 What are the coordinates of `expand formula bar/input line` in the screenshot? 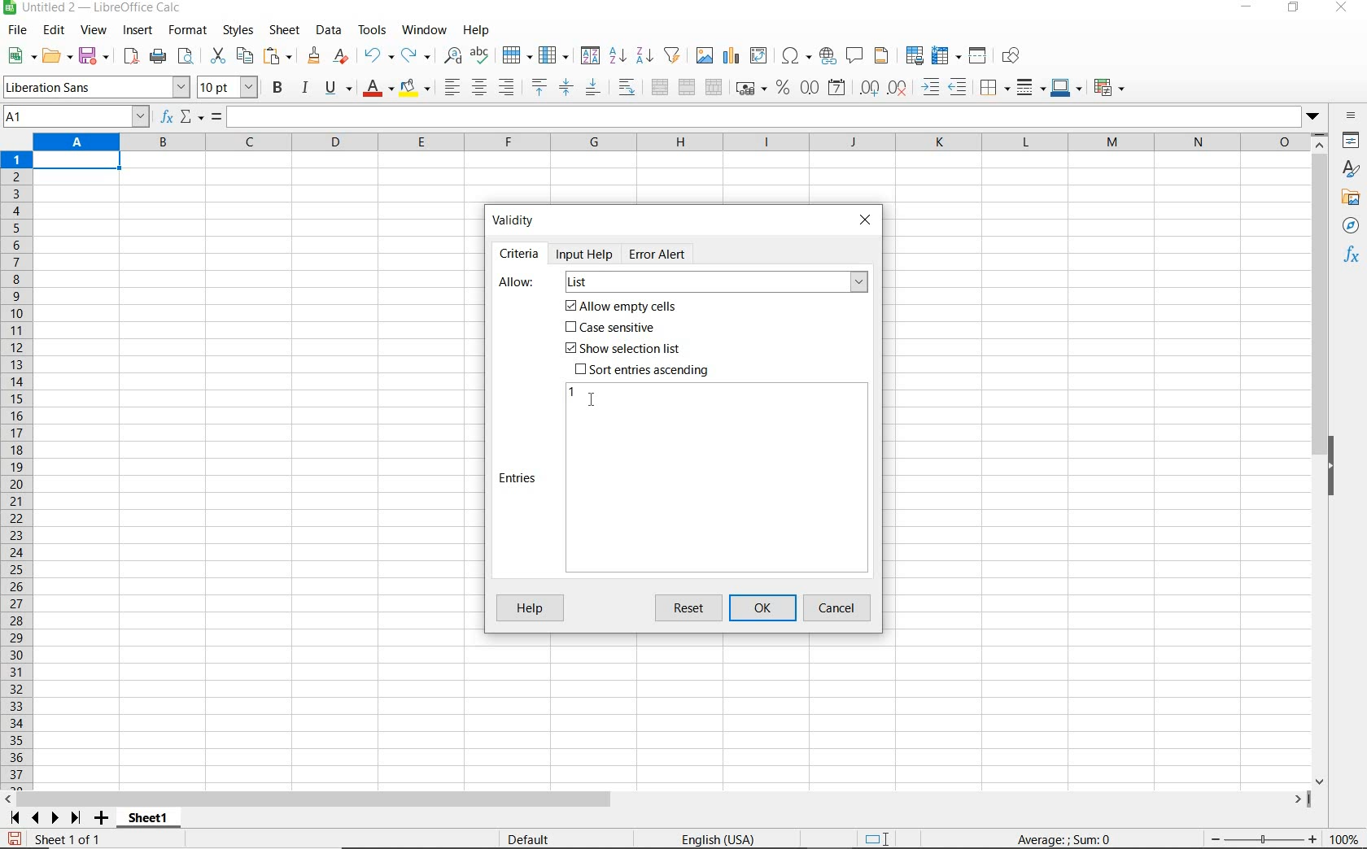 It's located at (760, 118).